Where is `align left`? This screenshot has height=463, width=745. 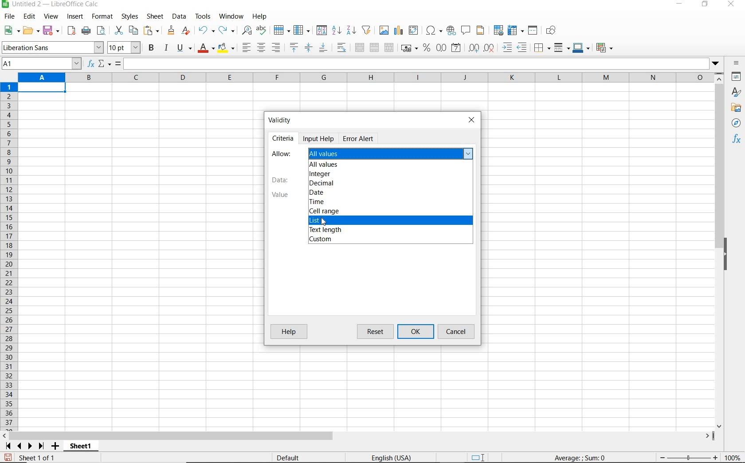 align left is located at coordinates (246, 48).